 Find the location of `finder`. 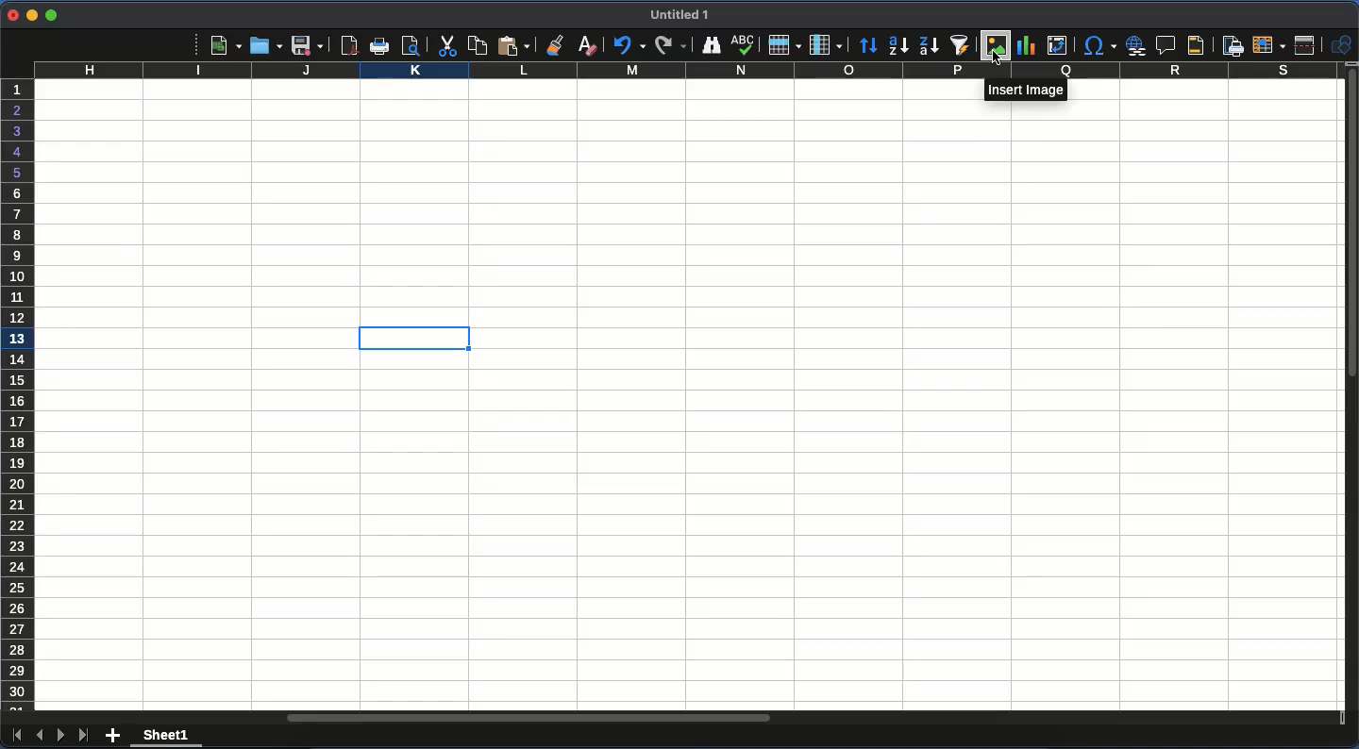

finder is located at coordinates (712, 44).